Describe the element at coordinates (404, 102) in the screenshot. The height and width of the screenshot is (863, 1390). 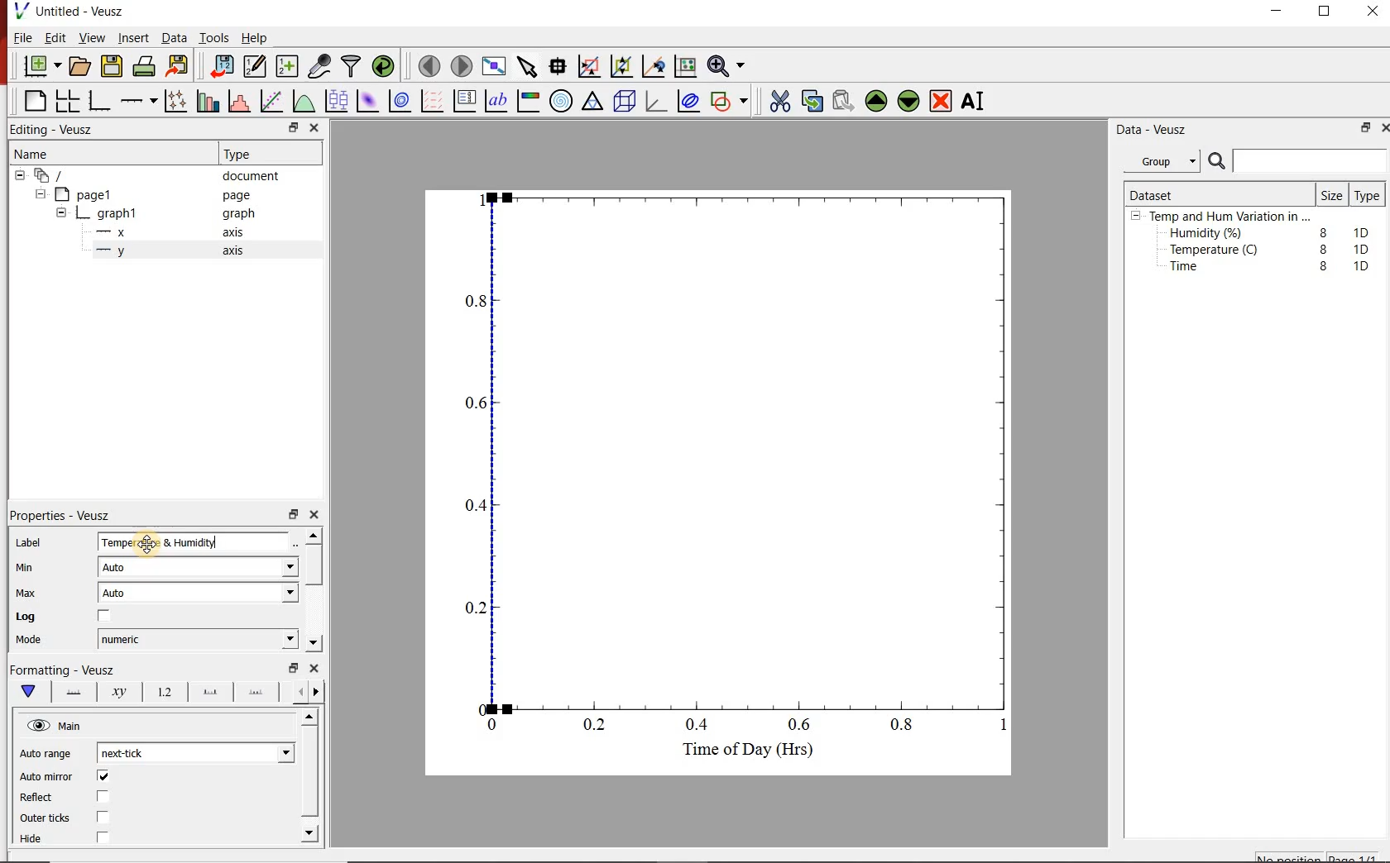
I see `plot a 2d dataset as contours` at that location.